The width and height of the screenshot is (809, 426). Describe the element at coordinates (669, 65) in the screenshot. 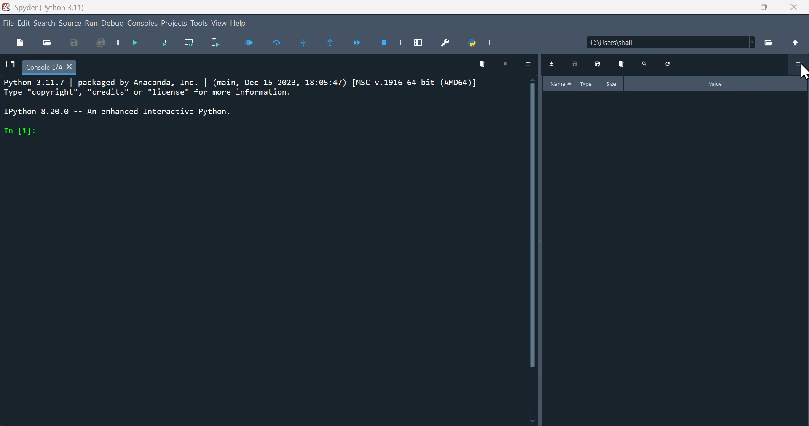

I see `Refresh` at that location.